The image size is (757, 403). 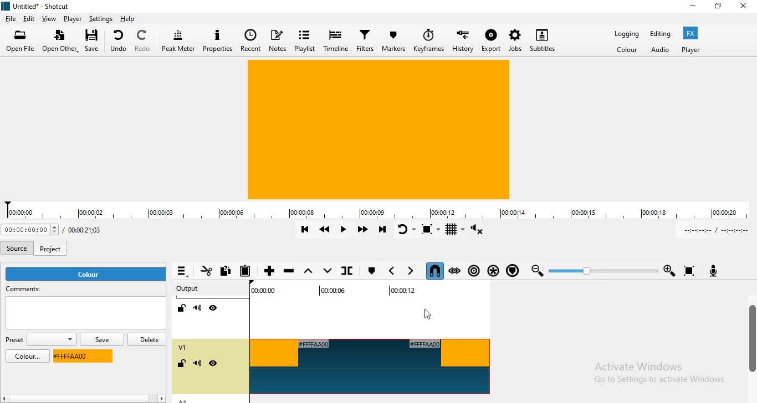 I want to click on Timeline, so click(x=335, y=42).